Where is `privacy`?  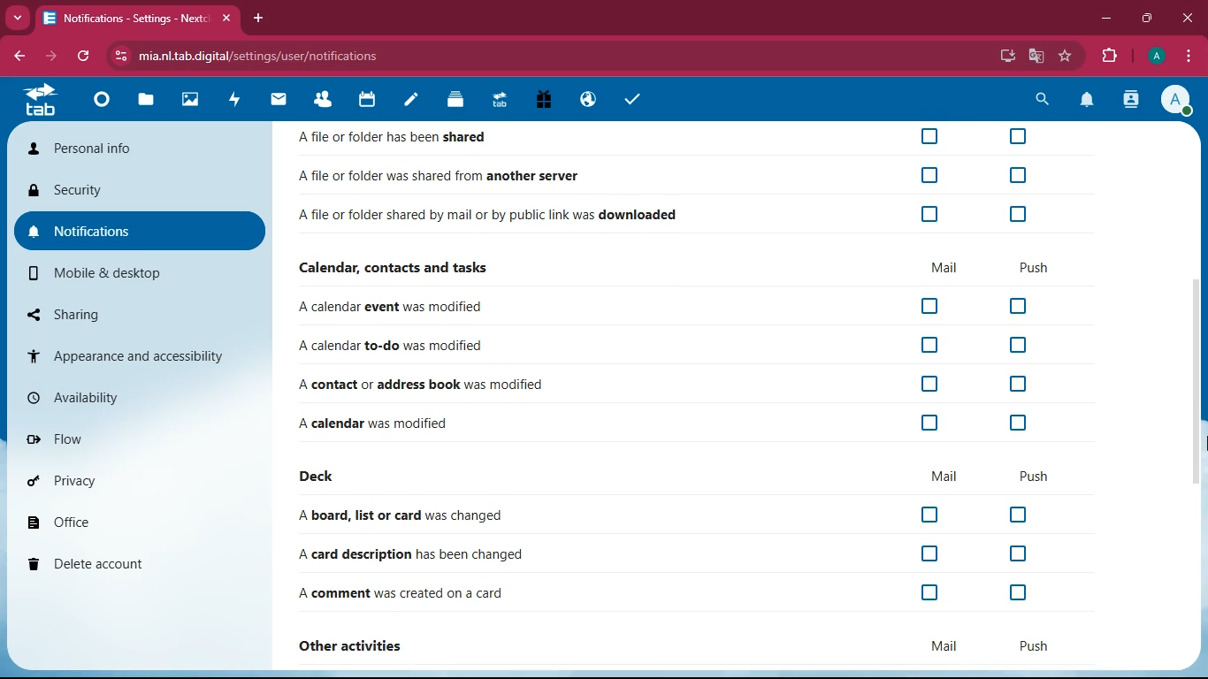 privacy is located at coordinates (137, 483).